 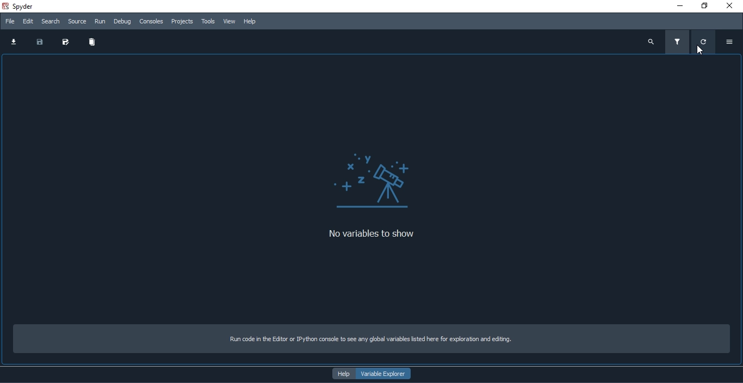 I want to click on search, so click(x=652, y=41).